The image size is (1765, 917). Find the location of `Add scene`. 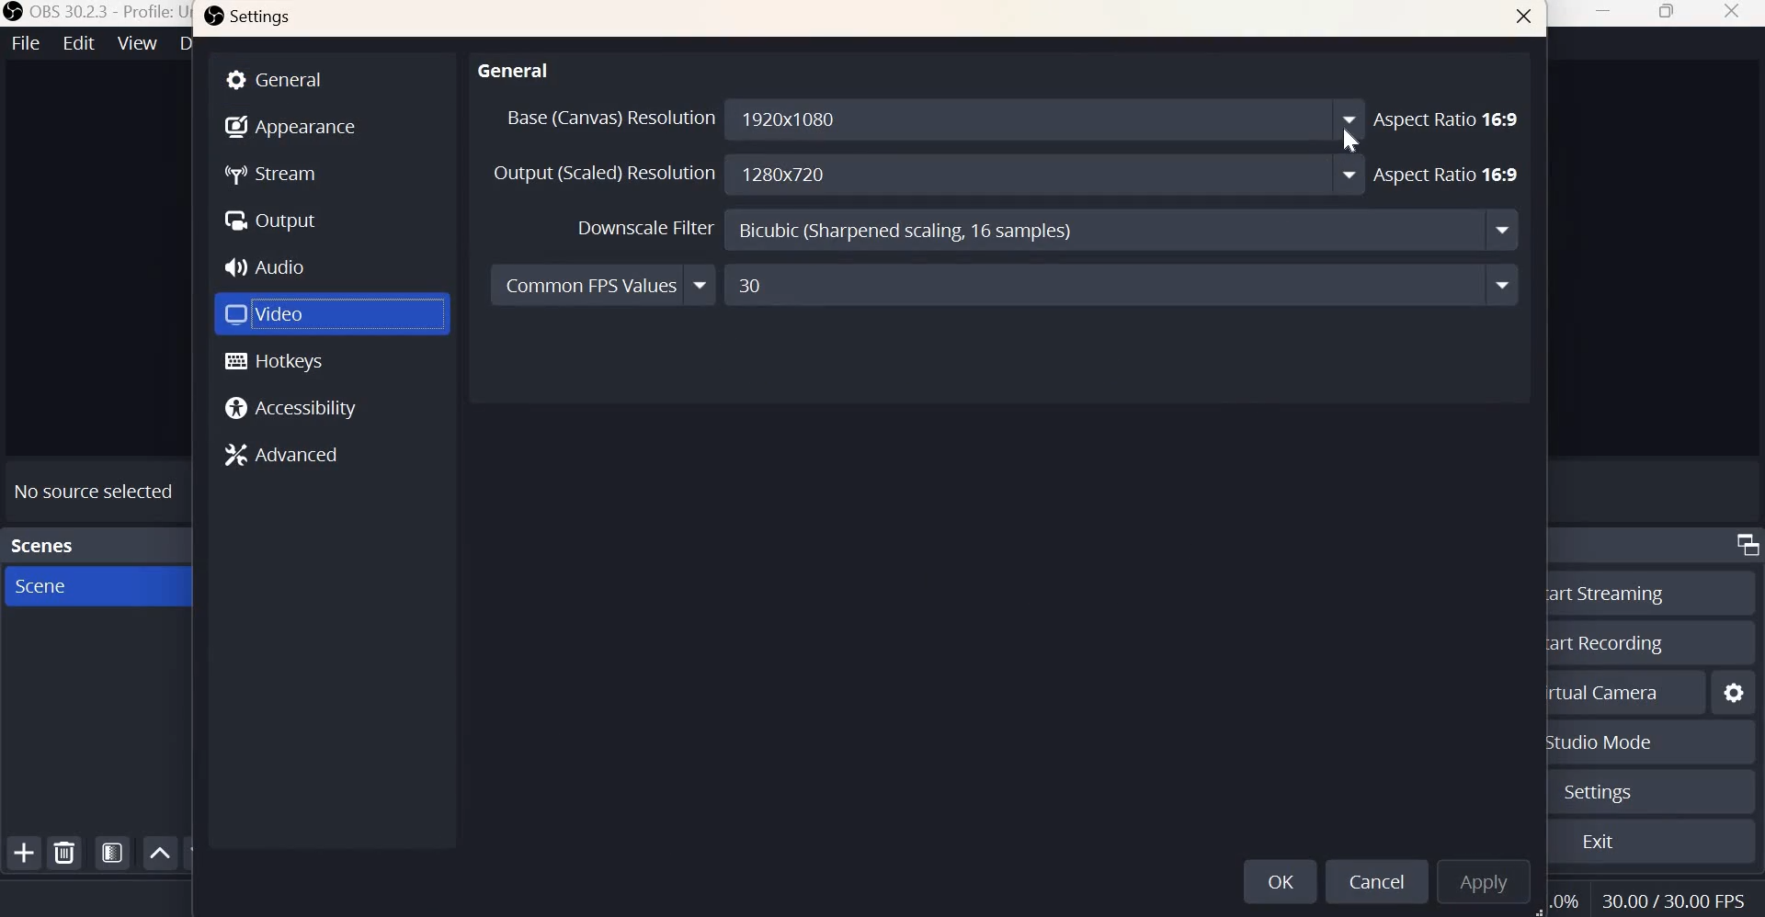

Add scene is located at coordinates (25, 855).